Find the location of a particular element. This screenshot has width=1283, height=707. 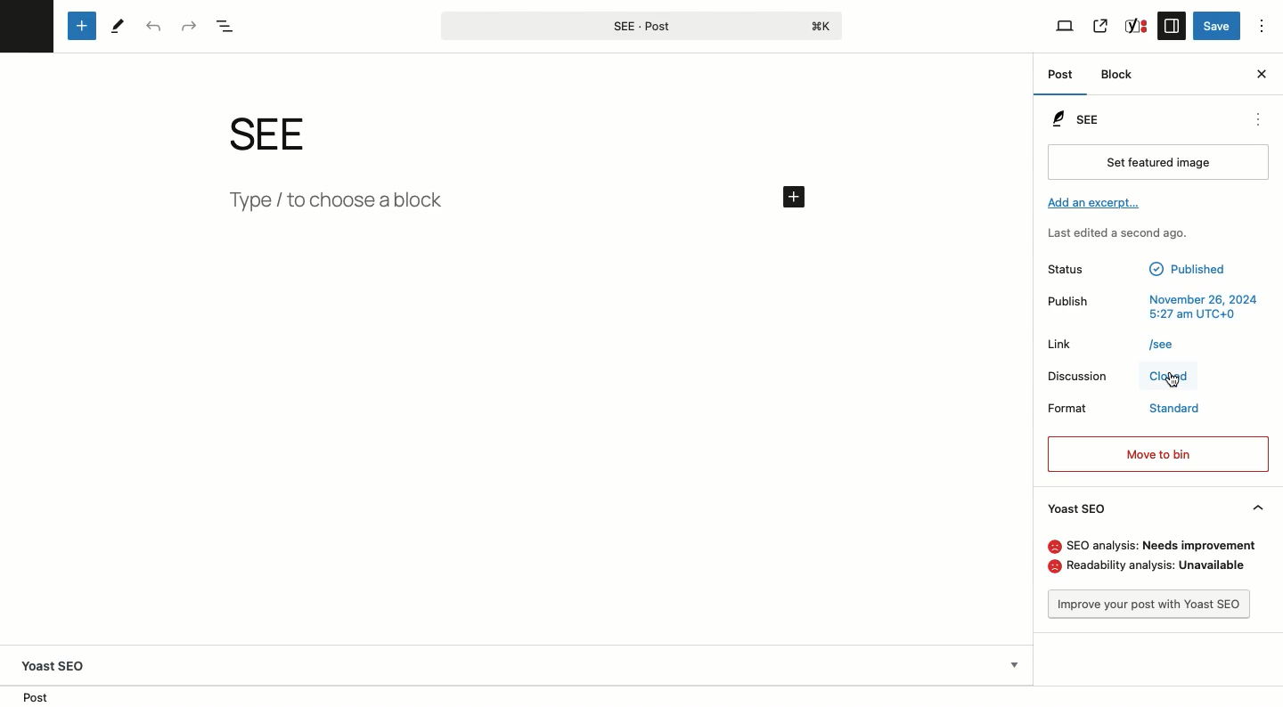

Status published is located at coordinates (1142, 269).